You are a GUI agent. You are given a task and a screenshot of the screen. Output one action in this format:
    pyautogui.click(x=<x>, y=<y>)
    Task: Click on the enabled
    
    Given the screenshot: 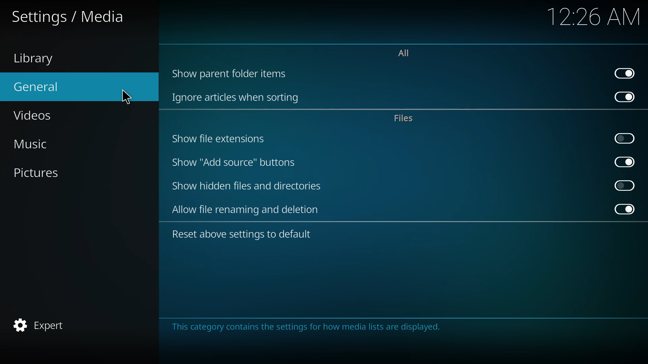 What is the action you would take?
    pyautogui.click(x=626, y=210)
    